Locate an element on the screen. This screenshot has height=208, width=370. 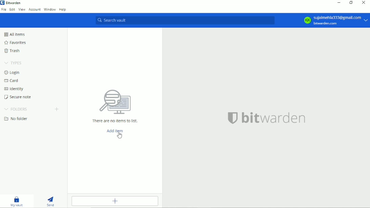
Bitwarden is located at coordinates (12, 3).